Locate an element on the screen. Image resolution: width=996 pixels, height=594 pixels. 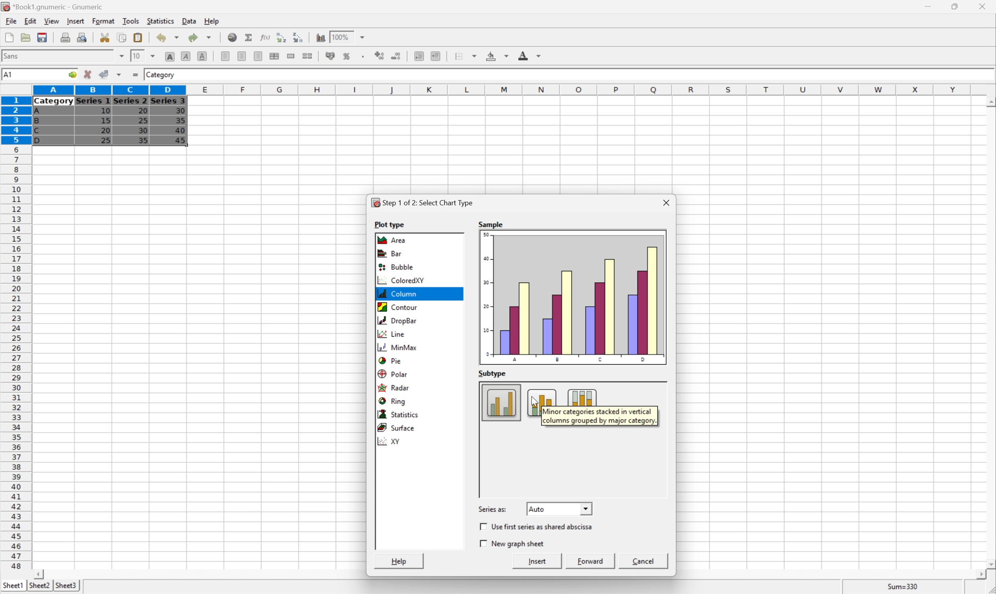
Format is located at coordinates (103, 20).